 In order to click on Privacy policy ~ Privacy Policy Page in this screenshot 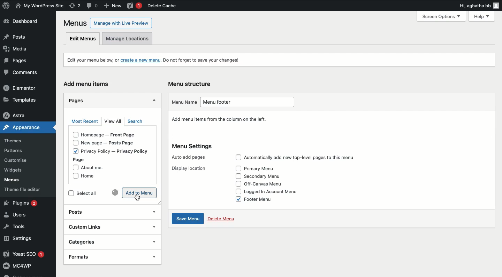, I will do `click(121, 151)`.